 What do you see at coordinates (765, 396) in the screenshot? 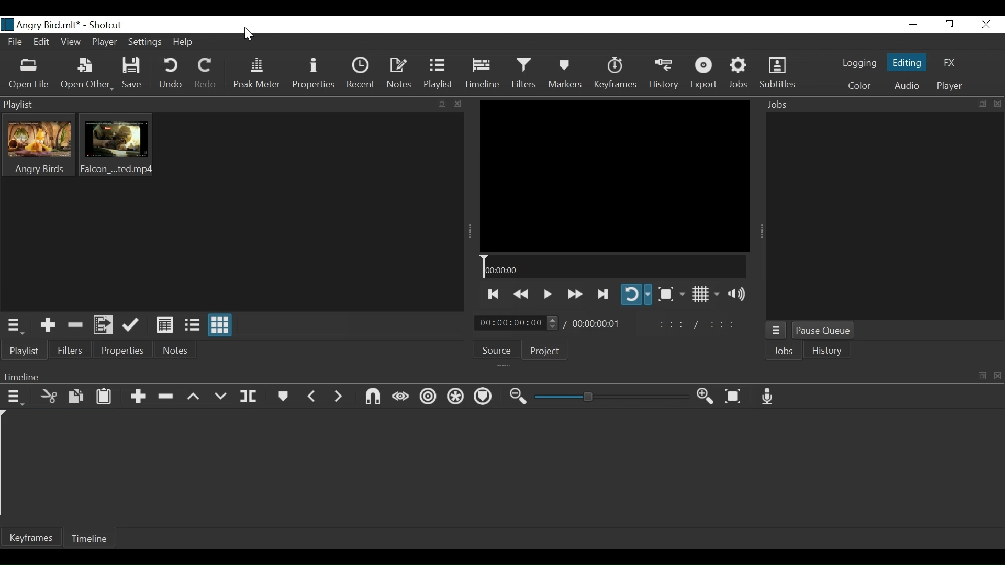
I see `Record audio` at bounding box center [765, 396].